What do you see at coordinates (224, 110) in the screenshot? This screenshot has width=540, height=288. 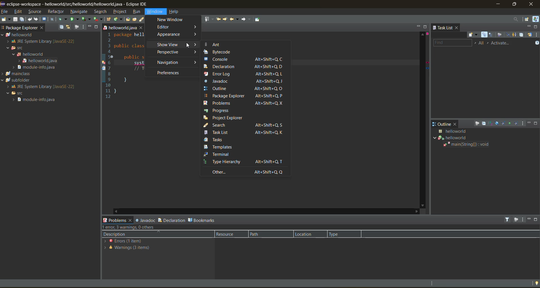 I see `progress` at bounding box center [224, 110].